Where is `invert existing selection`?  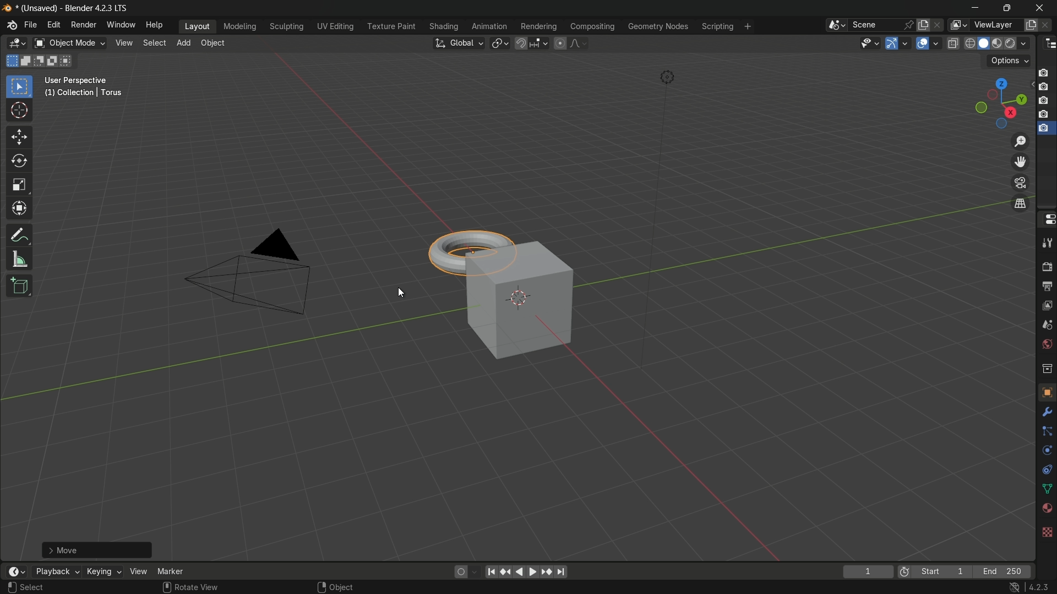
invert existing selection is located at coordinates (55, 61).